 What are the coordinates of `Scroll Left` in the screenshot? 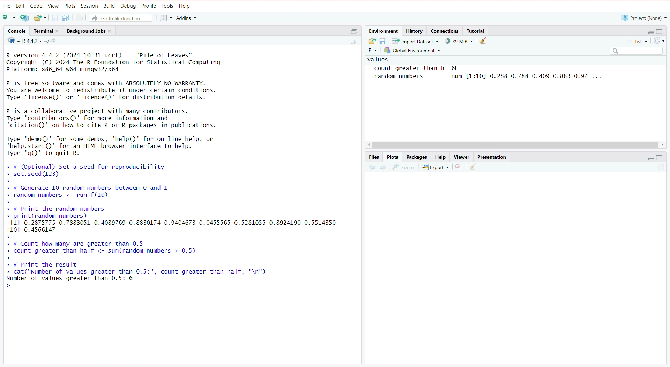 It's located at (368, 145).